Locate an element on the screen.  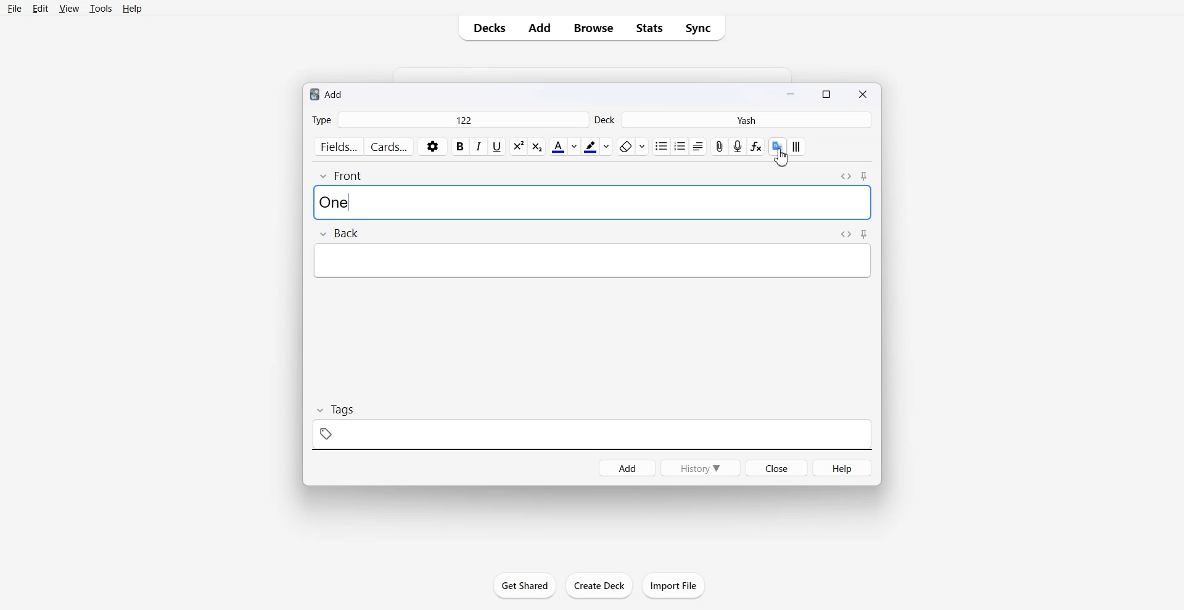
Superscript is located at coordinates (538, 147).